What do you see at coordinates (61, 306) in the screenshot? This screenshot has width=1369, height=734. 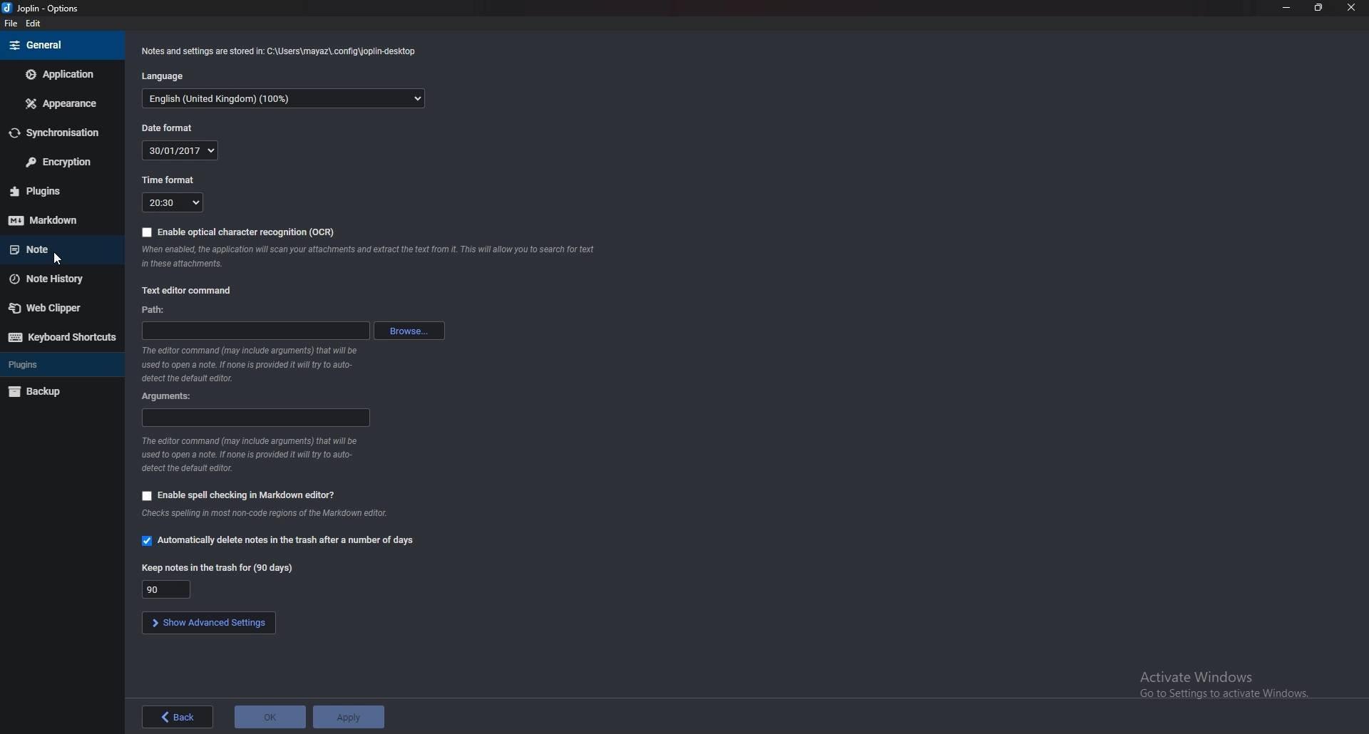 I see `Web Clipper` at bounding box center [61, 306].